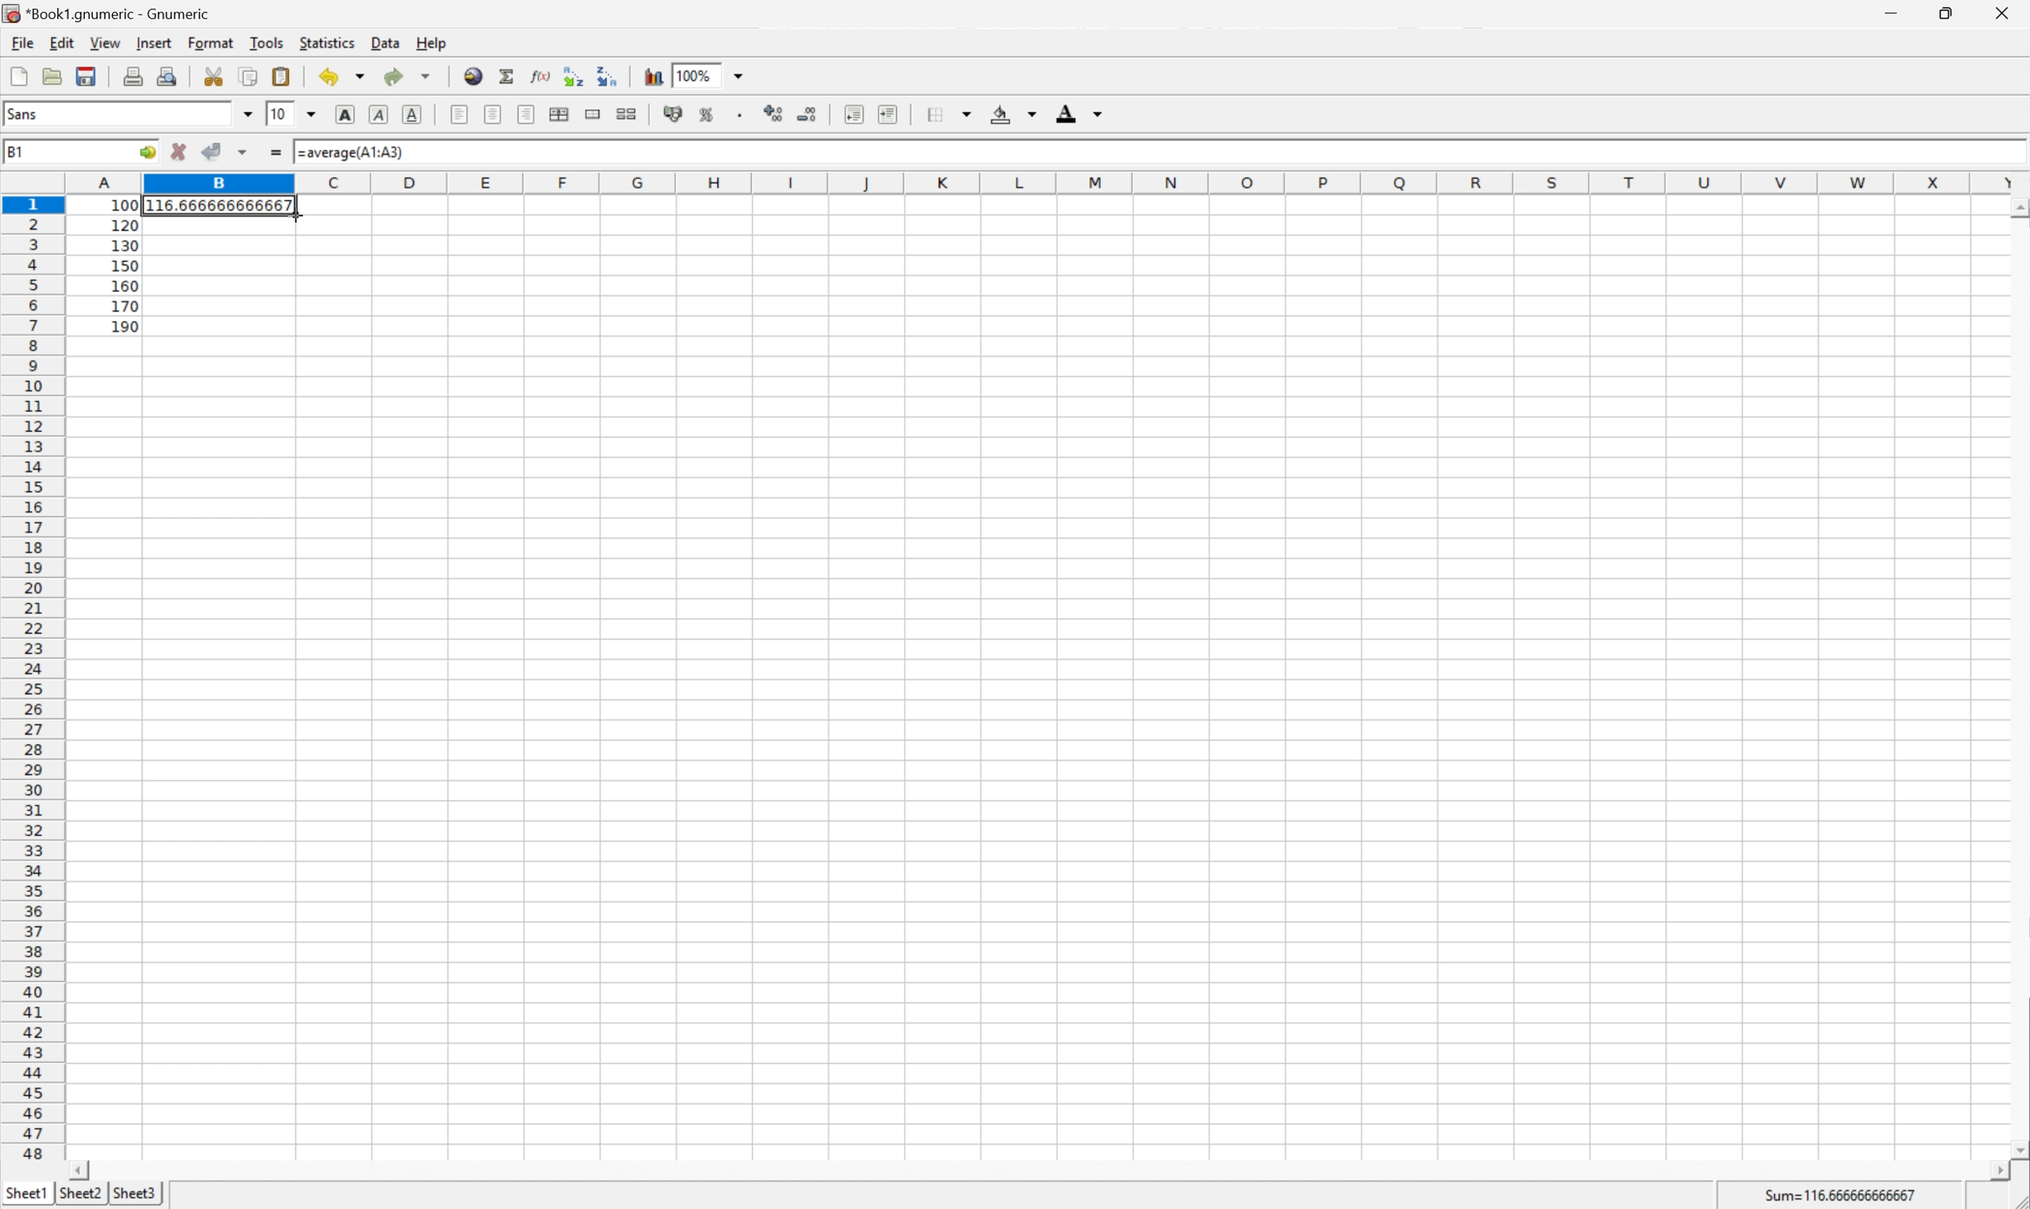 Image resolution: width=2030 pixels, height=1209 pixels. Describe the element at coordinates (125, 306) in the screenshot. I see `170` at that location.